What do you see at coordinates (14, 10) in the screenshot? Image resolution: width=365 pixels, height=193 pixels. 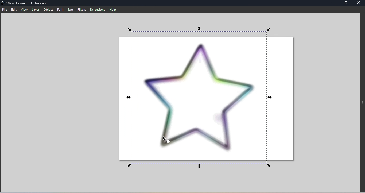 I see `Edit` at bounding box center [14, 10].